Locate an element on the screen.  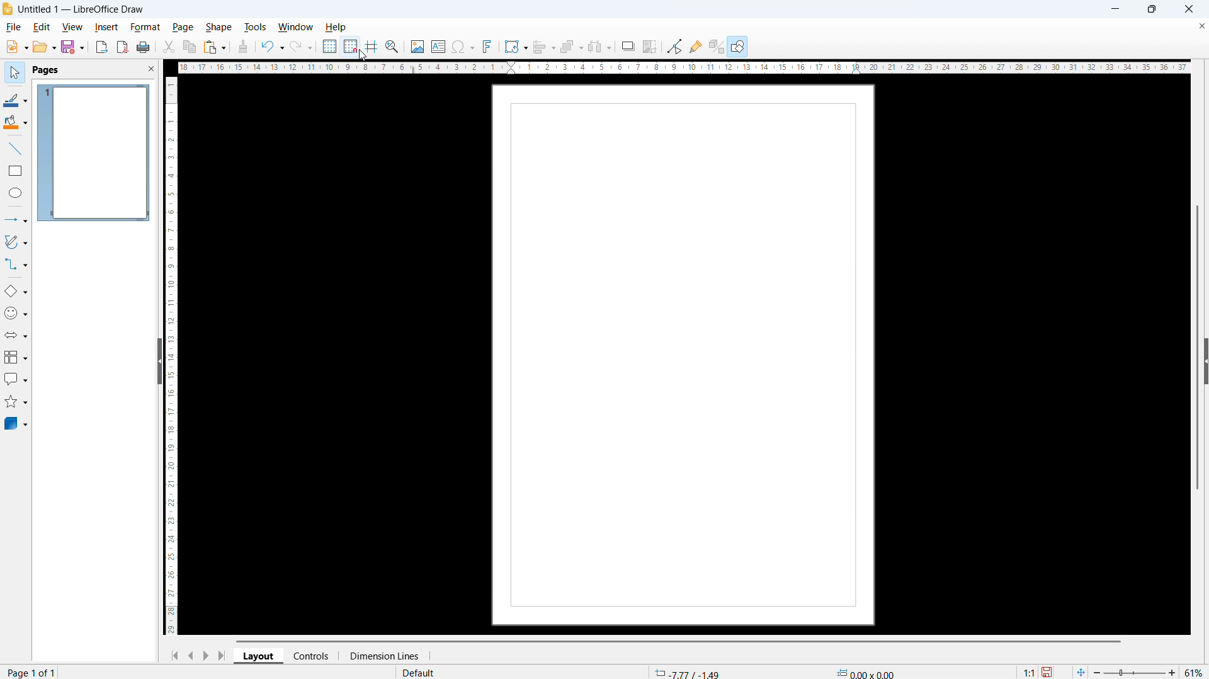
page 1 is located at coordinates (94, 153).